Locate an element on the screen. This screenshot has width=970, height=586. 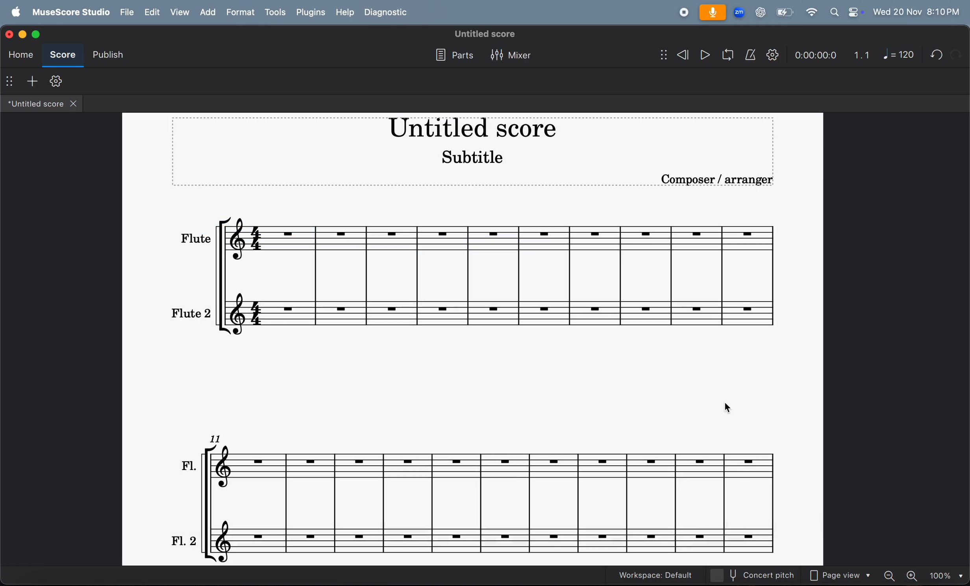
search is located at coordinates (834, 11).